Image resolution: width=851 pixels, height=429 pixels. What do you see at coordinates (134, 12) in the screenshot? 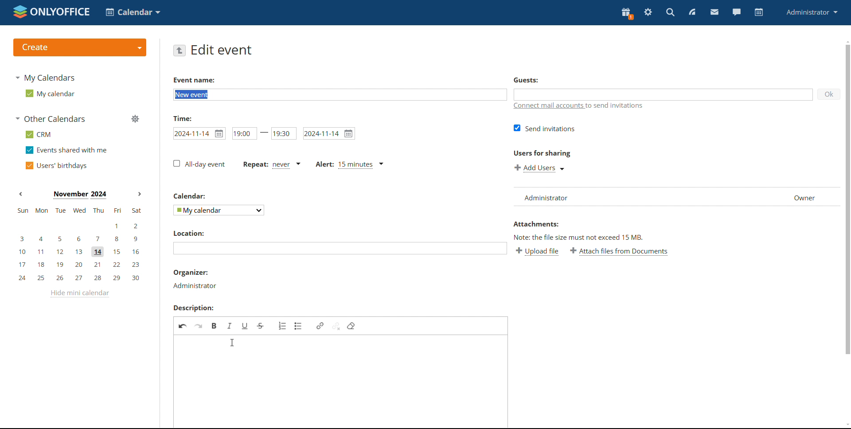
I see `select application` at bounding box center [134, 12].